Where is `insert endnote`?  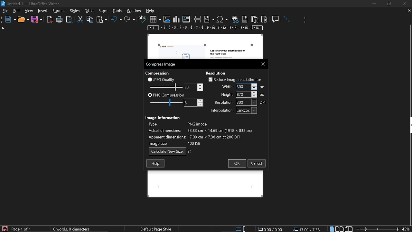 insert endnote is located at coordinates (254, 19).